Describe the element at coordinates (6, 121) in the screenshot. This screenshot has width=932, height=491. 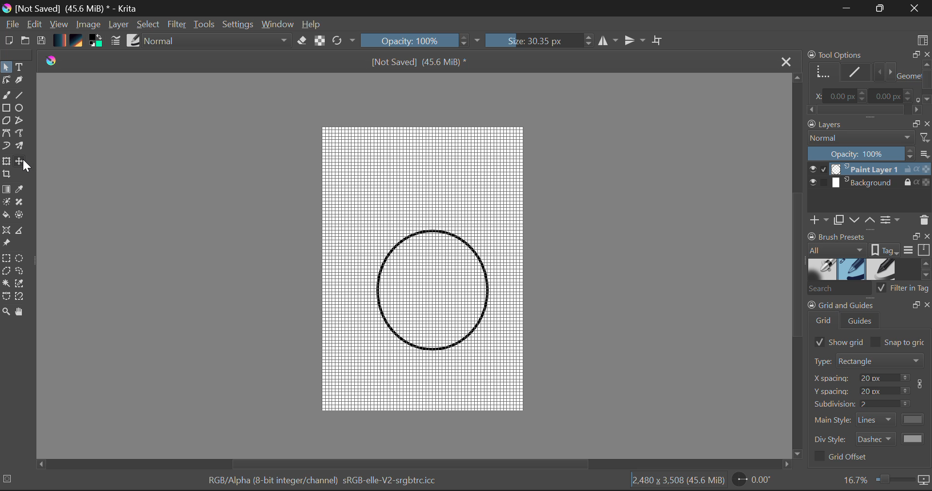
I see `Polygon` at that location.